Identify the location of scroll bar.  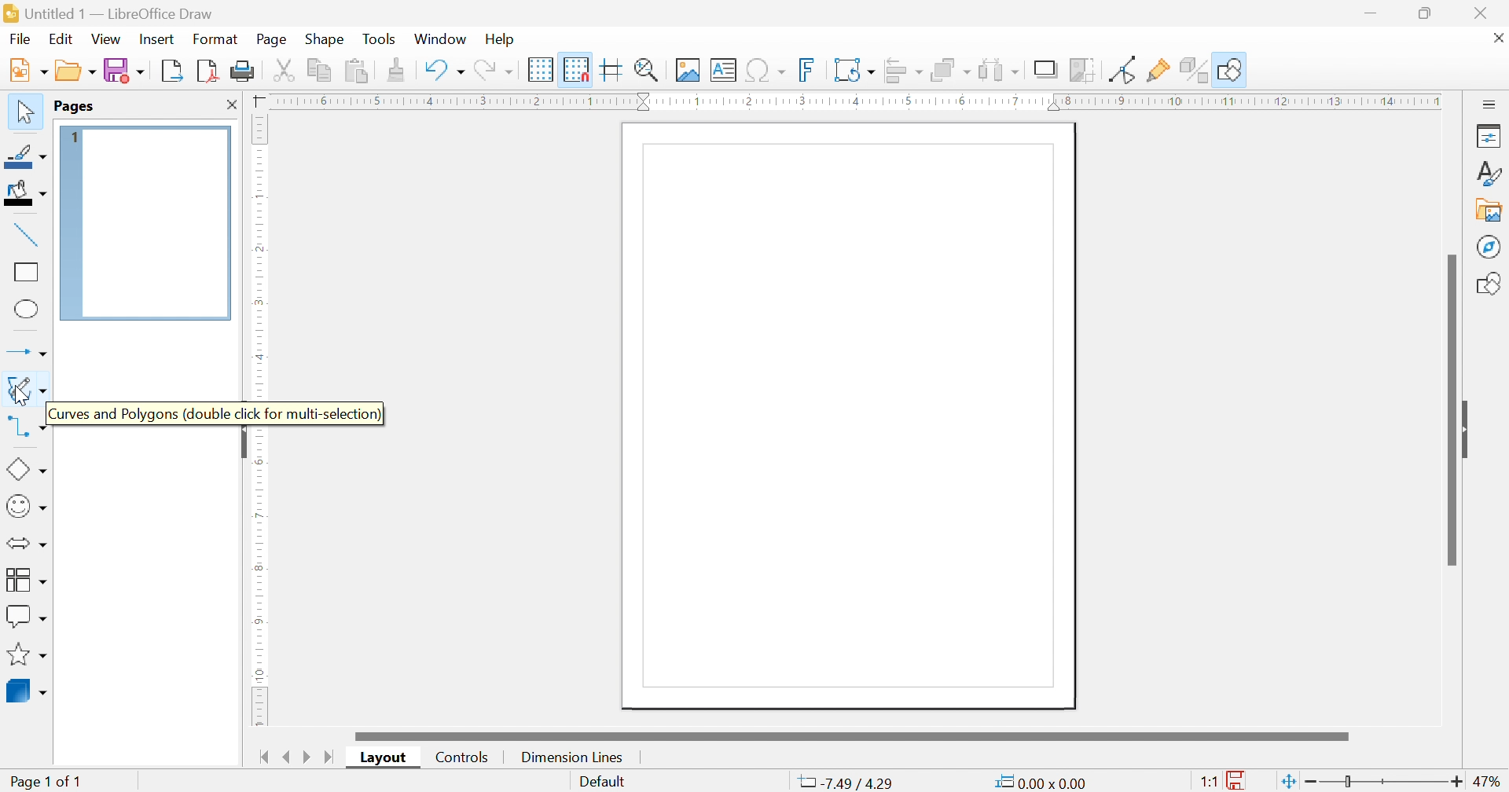
(1450, 407).